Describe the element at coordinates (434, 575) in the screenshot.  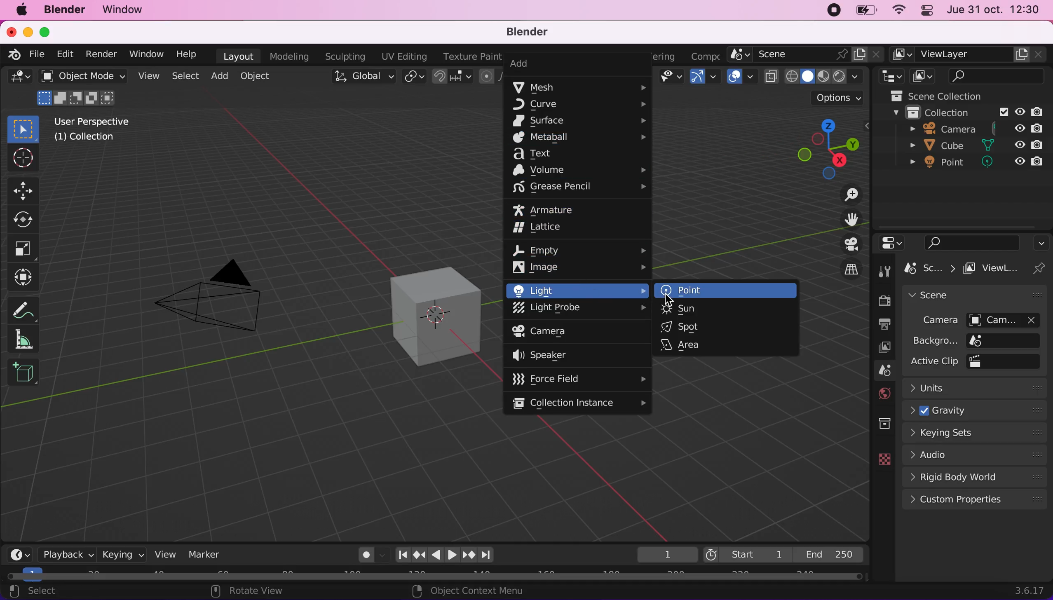
I see `horizontal slider` at that location.